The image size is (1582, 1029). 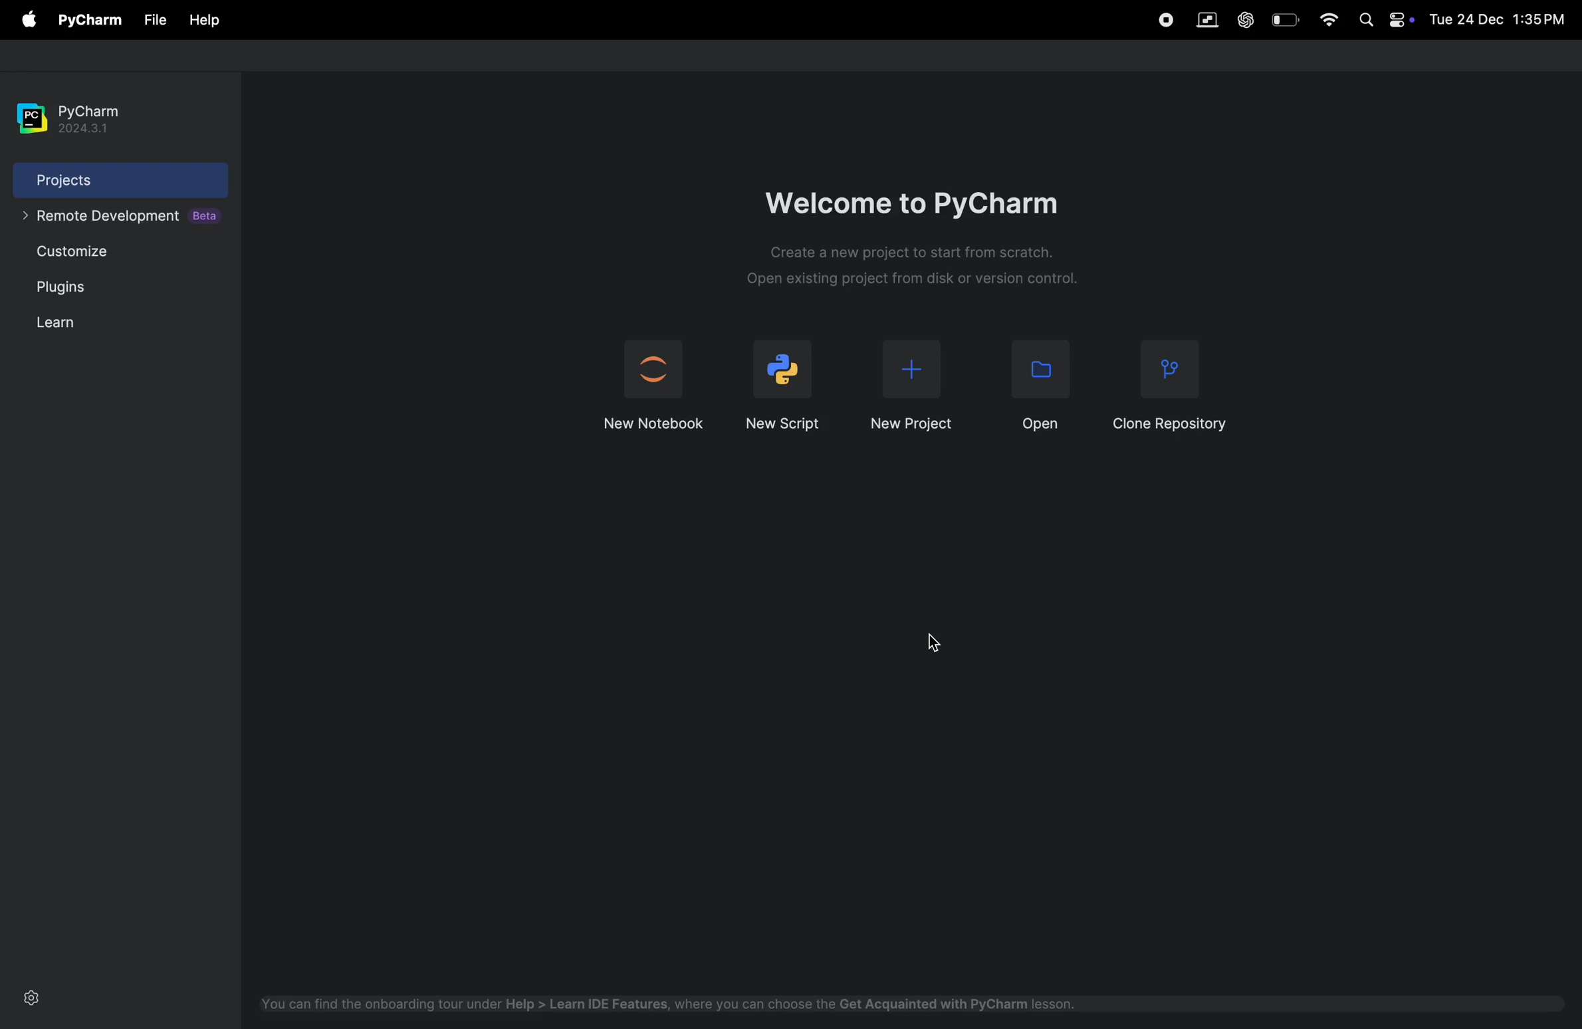 What do you see at coordinates (656, 388) in the screenshot?
I see `jupyter notebook` at bounding box center [656, 388].